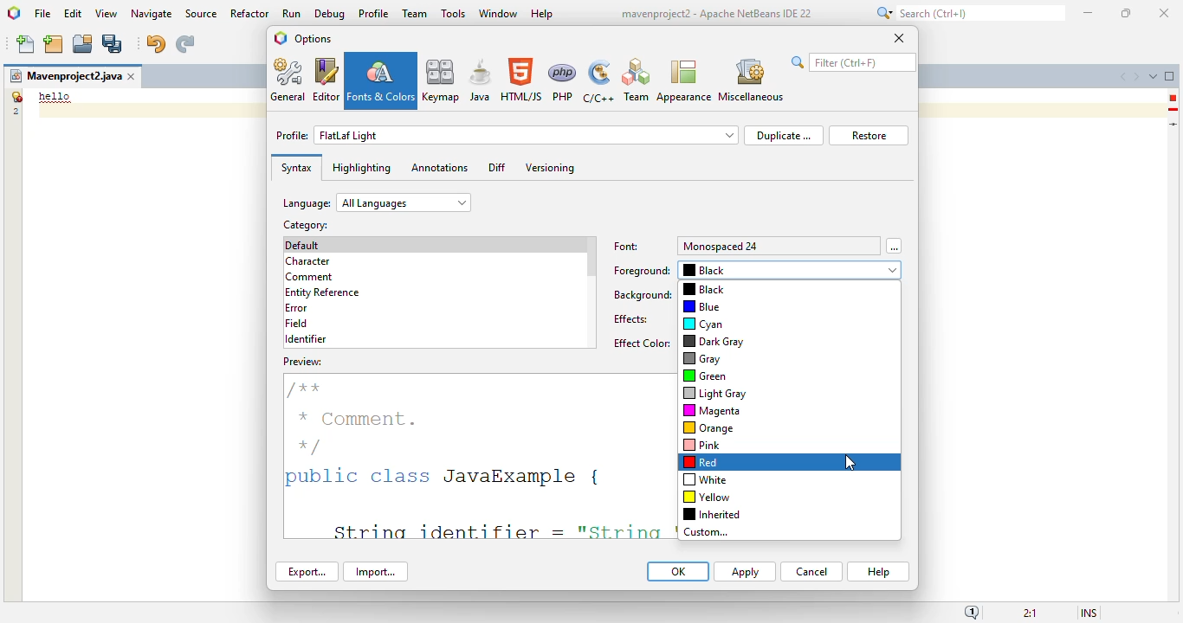 Image resolution: width=1183 pixels, height=623 pixels. What do you see at coordinates (715, 394) in the screenshot?
I see `light gray` at bounding box center [715, 394].